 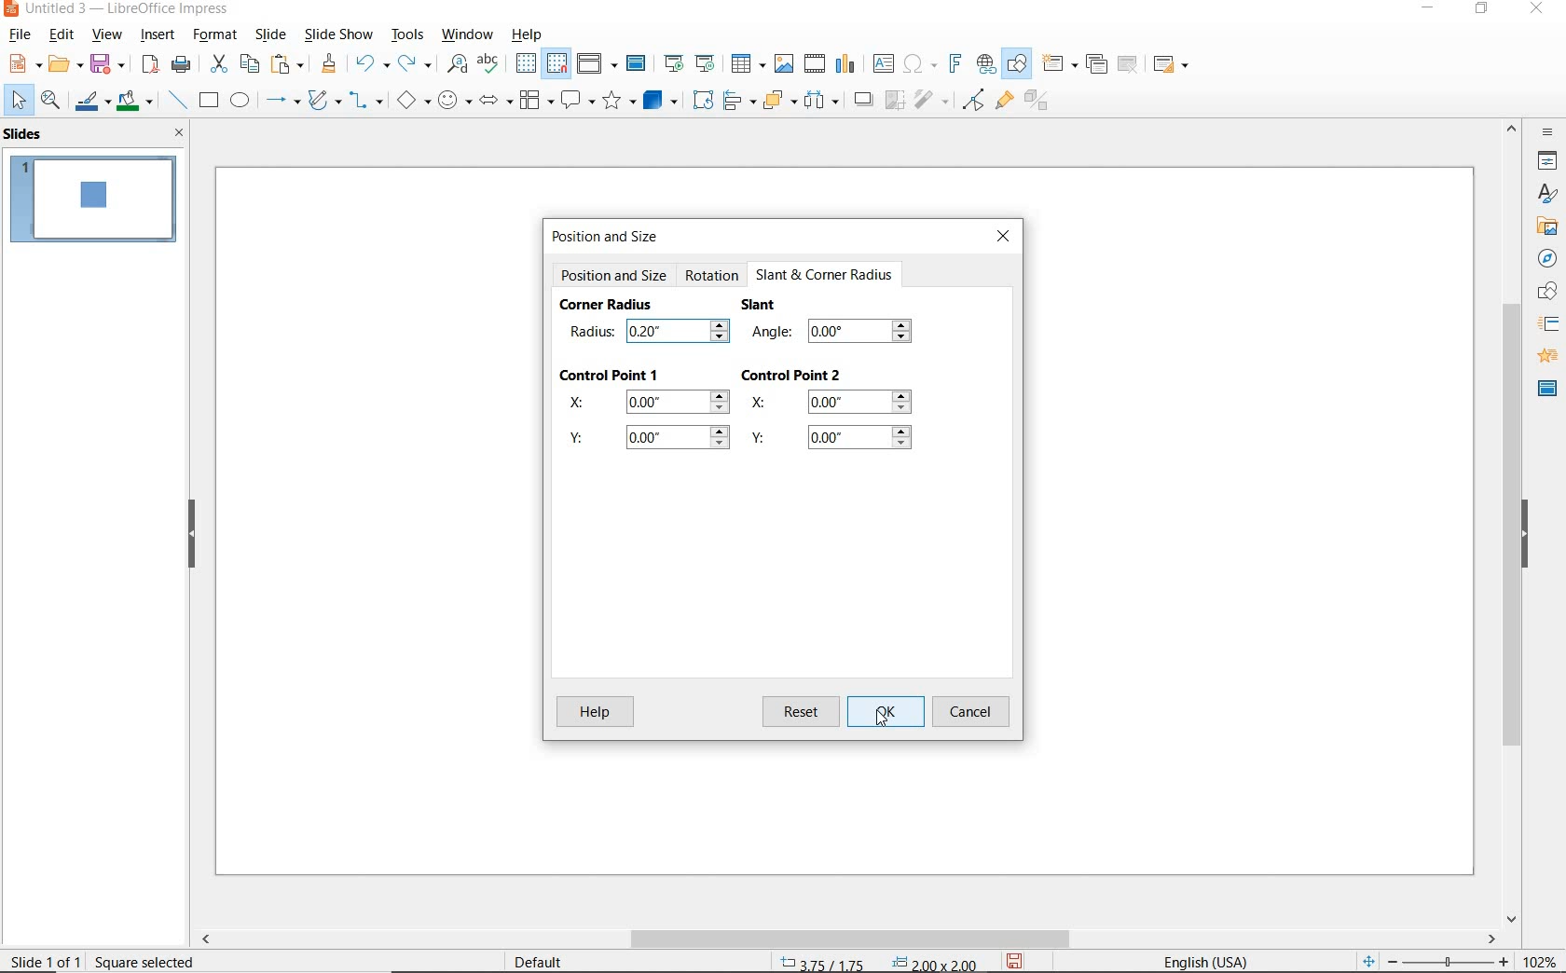 I want to click on display grid, so click(x=526, y=64).